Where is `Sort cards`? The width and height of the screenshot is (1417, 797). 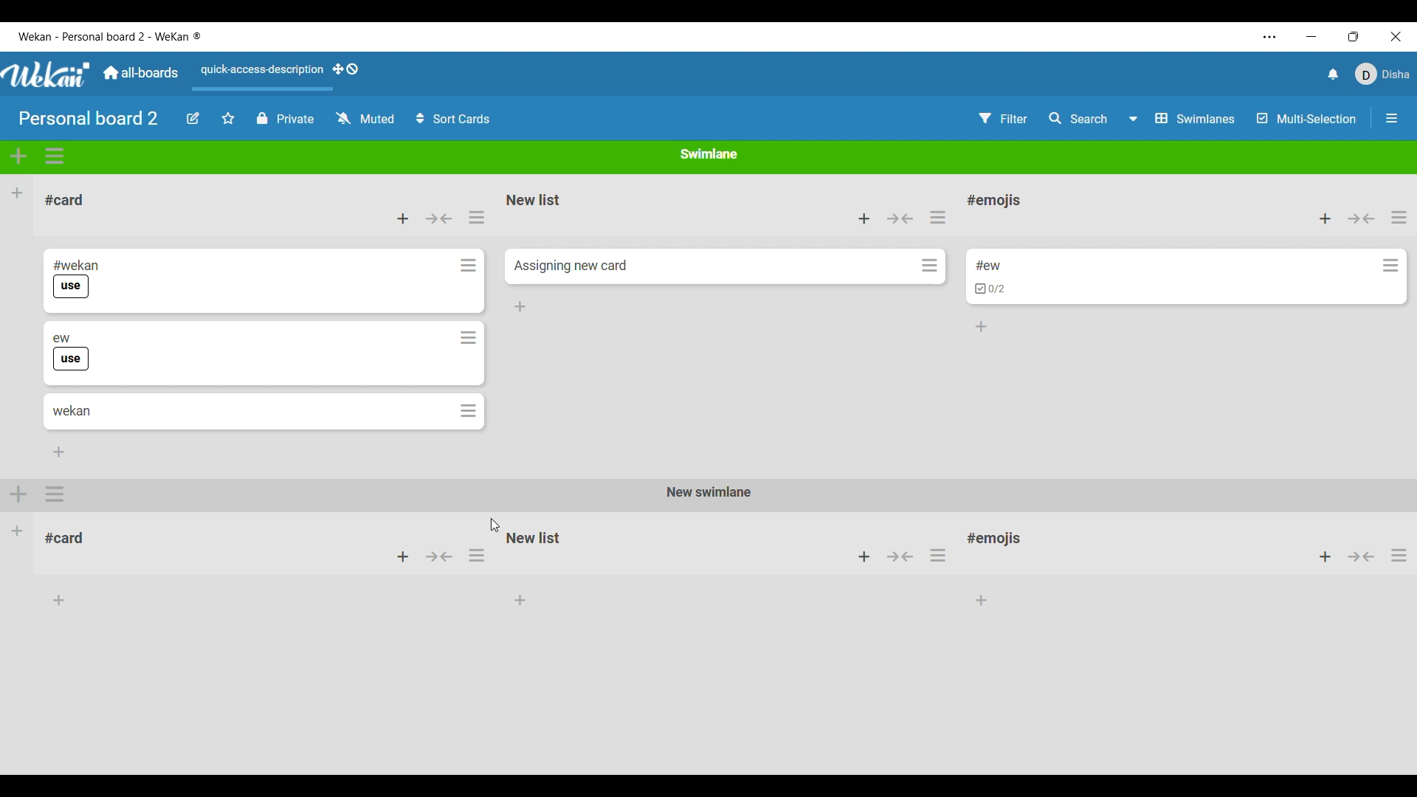 Sort cards is located at coordinates (452, 119).